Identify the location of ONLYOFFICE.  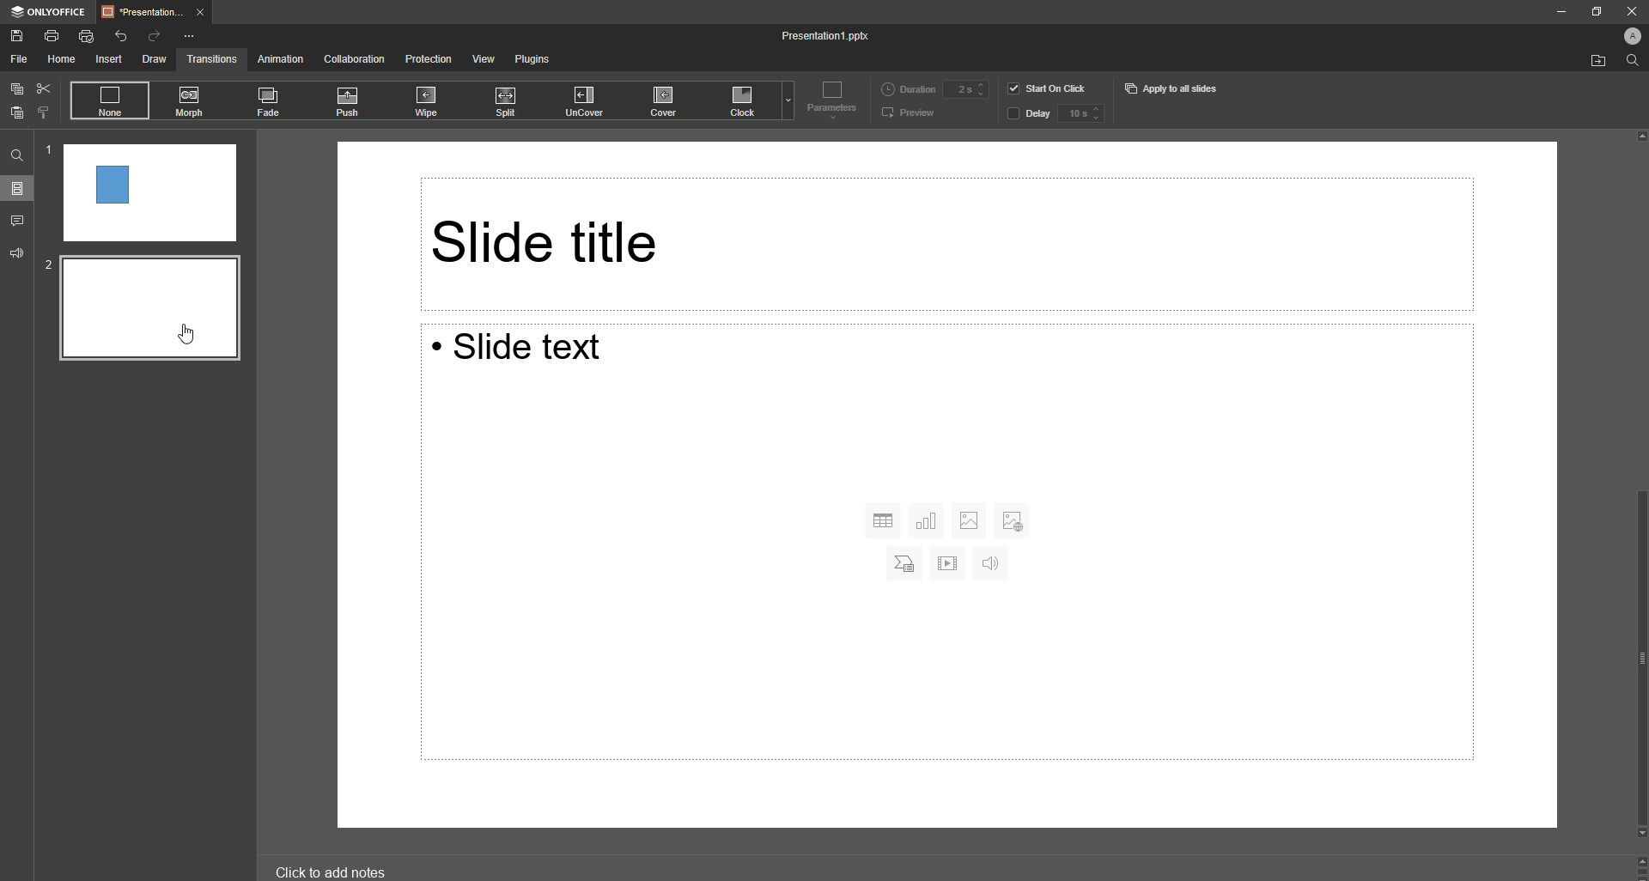
(50, 11).